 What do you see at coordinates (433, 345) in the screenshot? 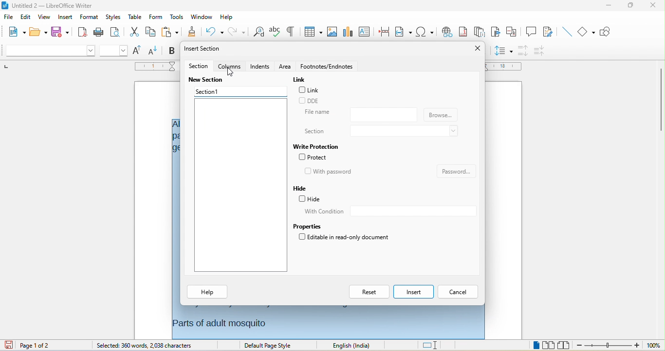
I see `standard selection` at bounding box center [433, 345].